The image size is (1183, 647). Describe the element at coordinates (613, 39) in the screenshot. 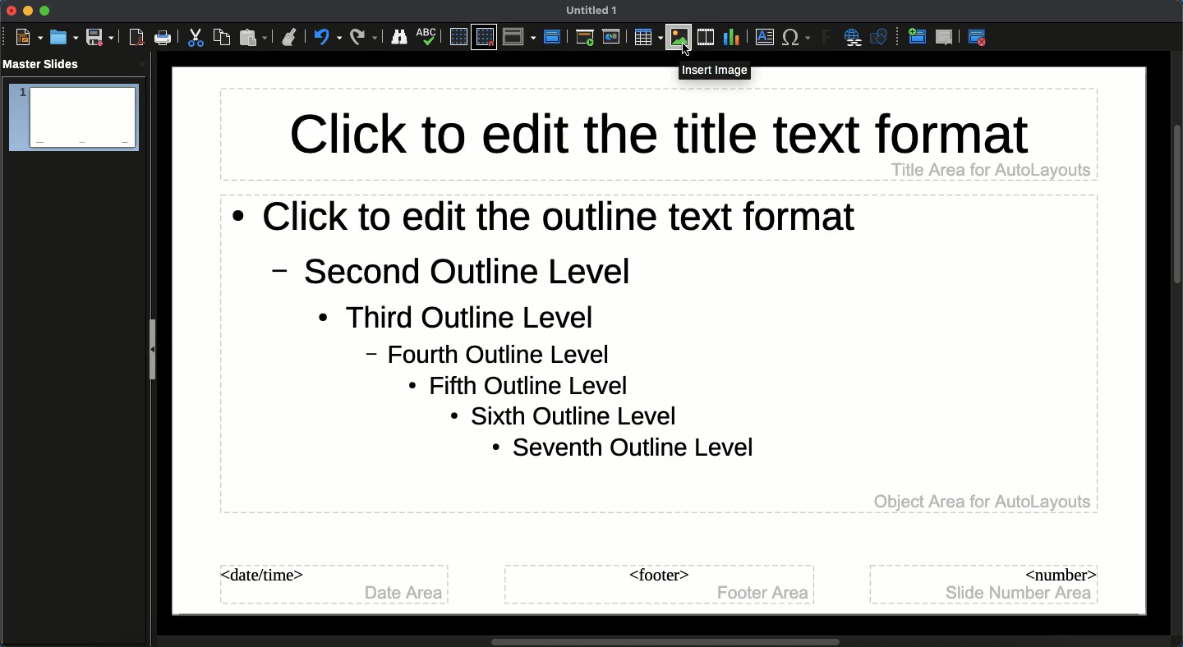

I see `Current slide` at that location.